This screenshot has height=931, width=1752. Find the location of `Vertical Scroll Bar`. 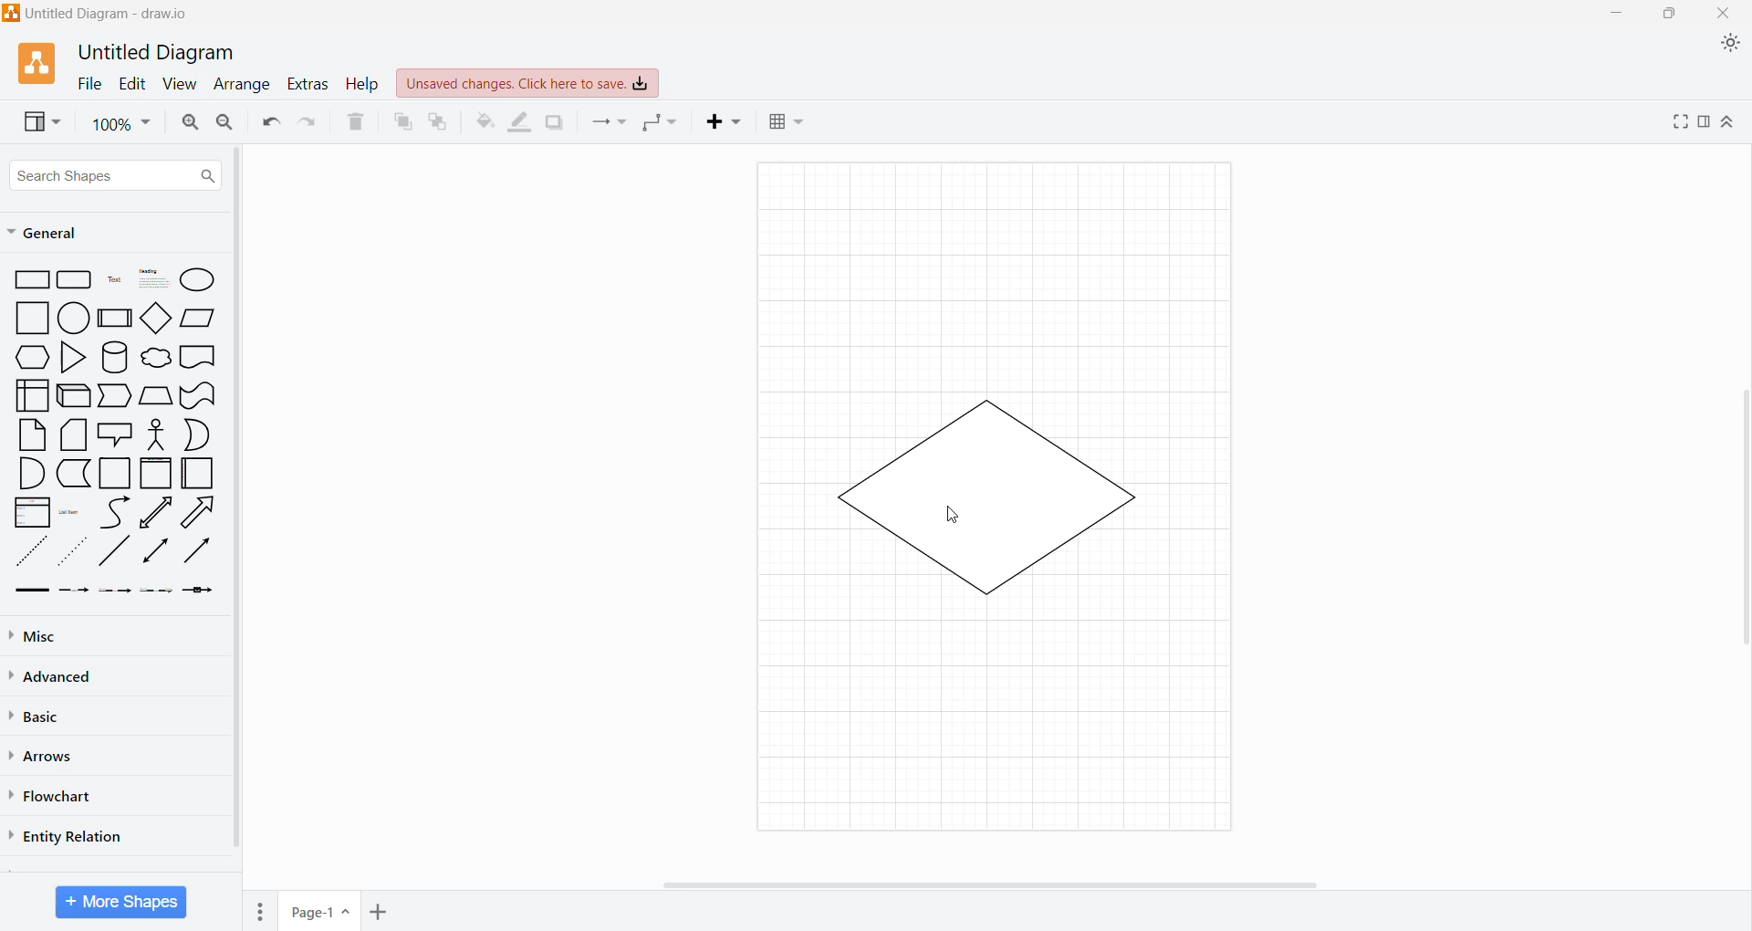

Vertical Scroll Bar is located at coordinates (1740, 508).